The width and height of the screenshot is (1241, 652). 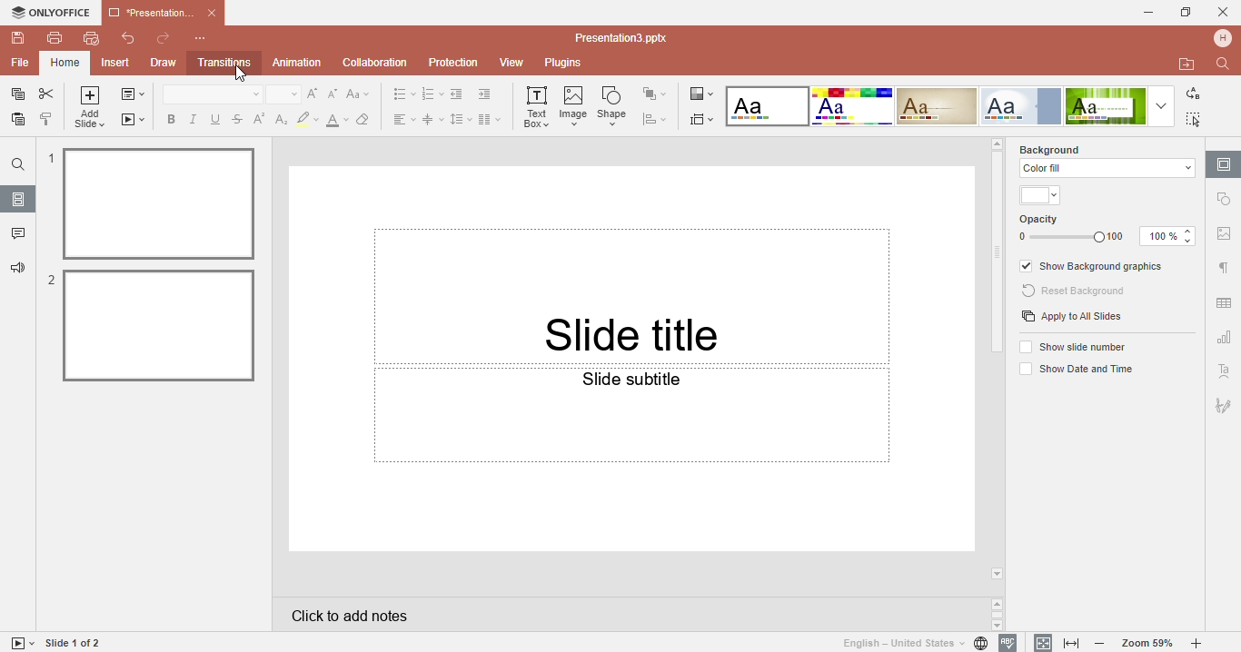 I want to click on Start slideshow, so click(x=134, y=118).